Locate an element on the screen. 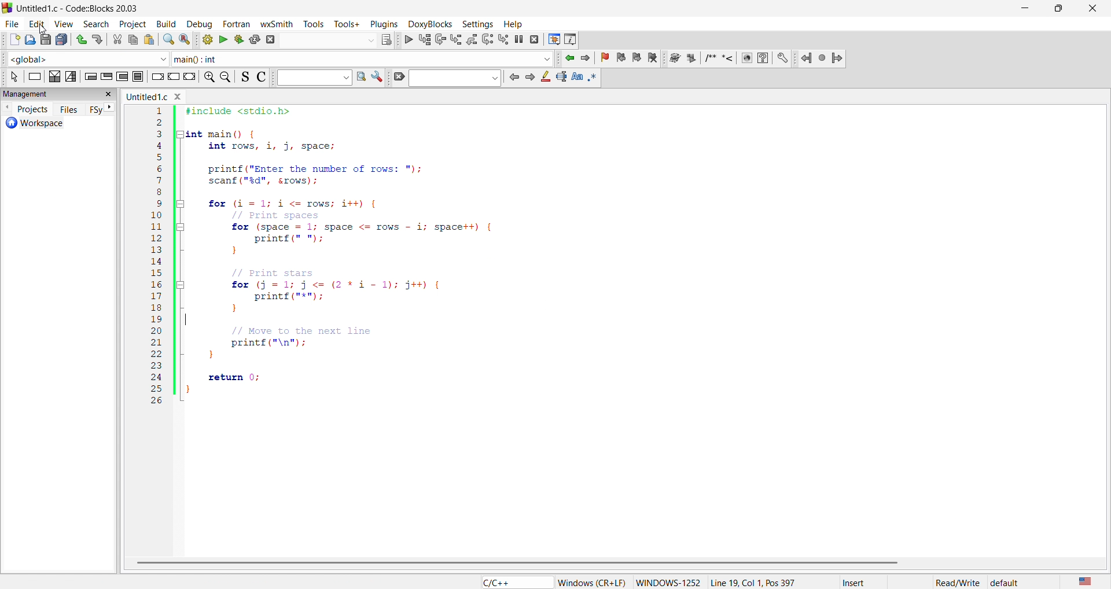 The height and width of the screenshot is (589, 1111). insert line is located at coordinates (728, 59).